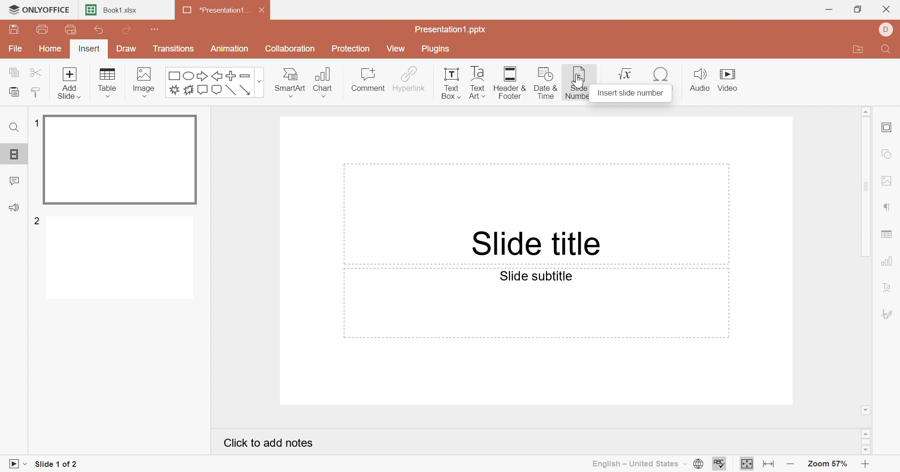  What do you see at coordinates (448, 82) in the screenshot?
I see `Text Box` at bounding box center [448, 82].